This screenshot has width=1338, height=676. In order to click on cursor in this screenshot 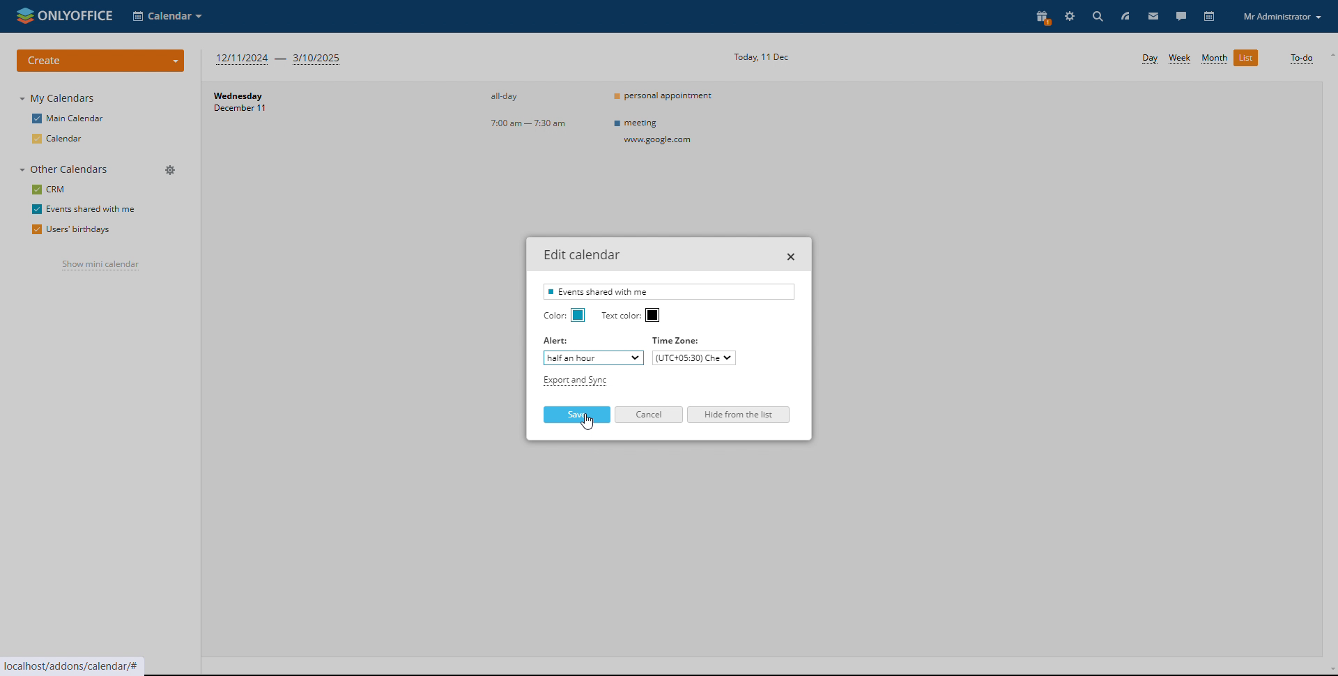, I will do `click(588, 421)`.